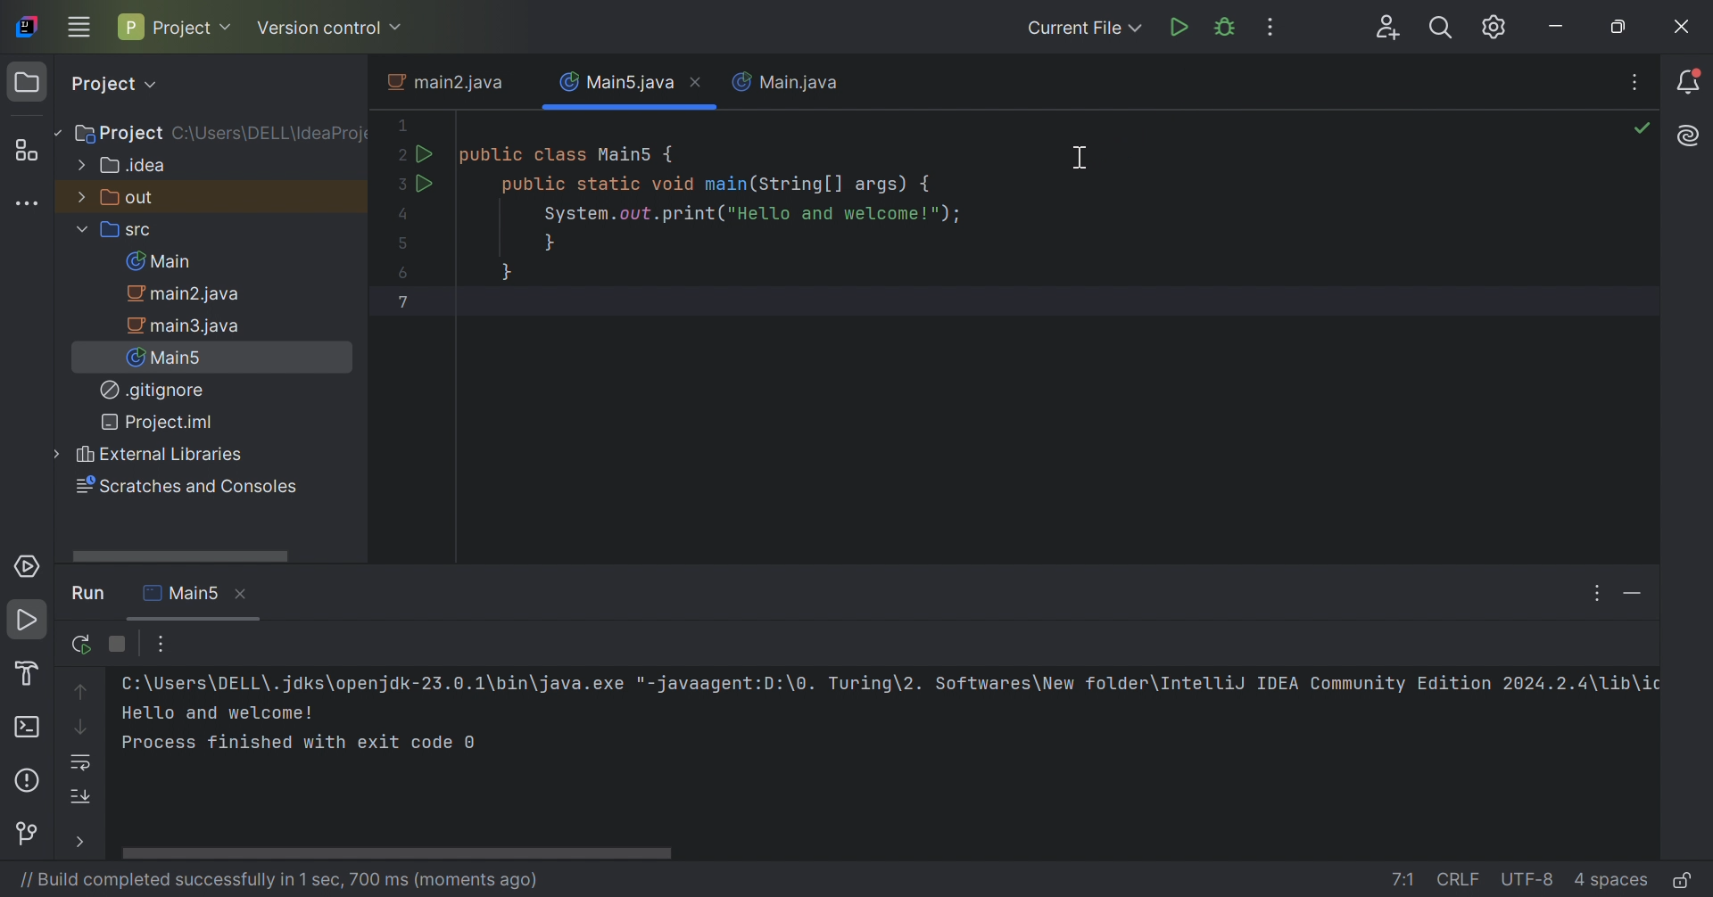 The width and height of the screenshot is (1713, 897). Describe the element at coordinates (187, 327) in the screenshot. I see `main3.java` at that location.